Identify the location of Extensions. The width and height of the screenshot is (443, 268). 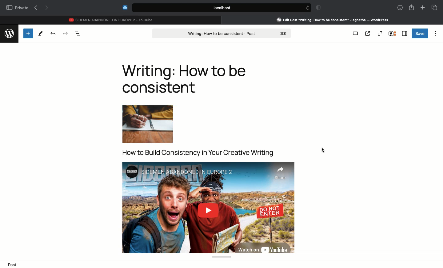
(124, 7).